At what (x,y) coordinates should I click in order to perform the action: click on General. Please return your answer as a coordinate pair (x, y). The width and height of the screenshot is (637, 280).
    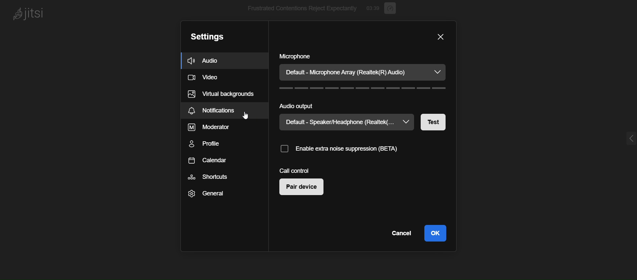
    Looking at the image, I should click on (215, 196).